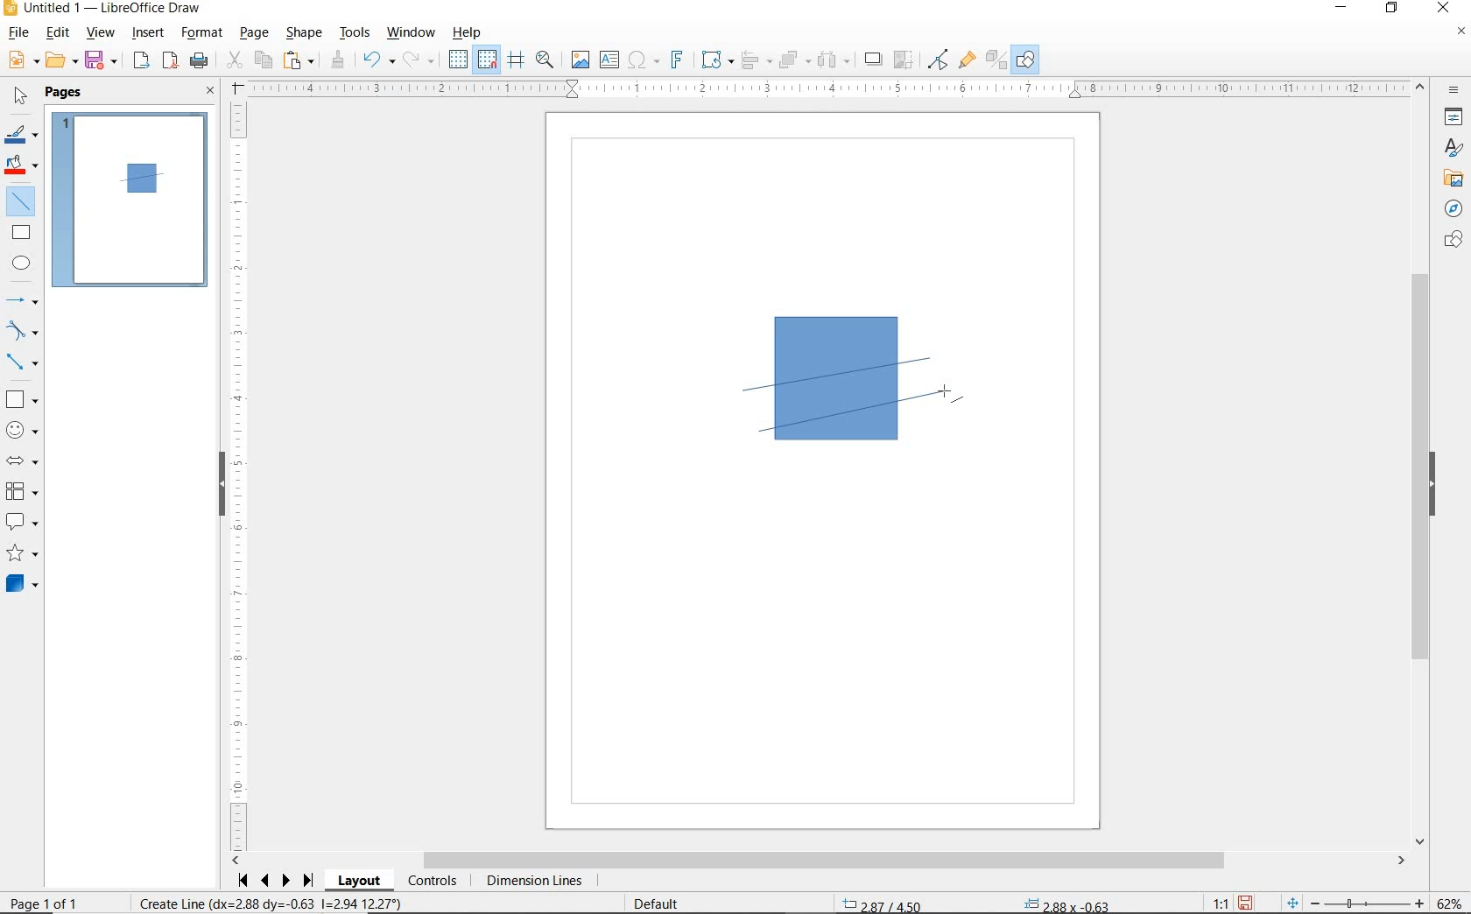  Describe the element at coordinates (795, 59) in the screenshot. I see `ARRANGE` at that location.